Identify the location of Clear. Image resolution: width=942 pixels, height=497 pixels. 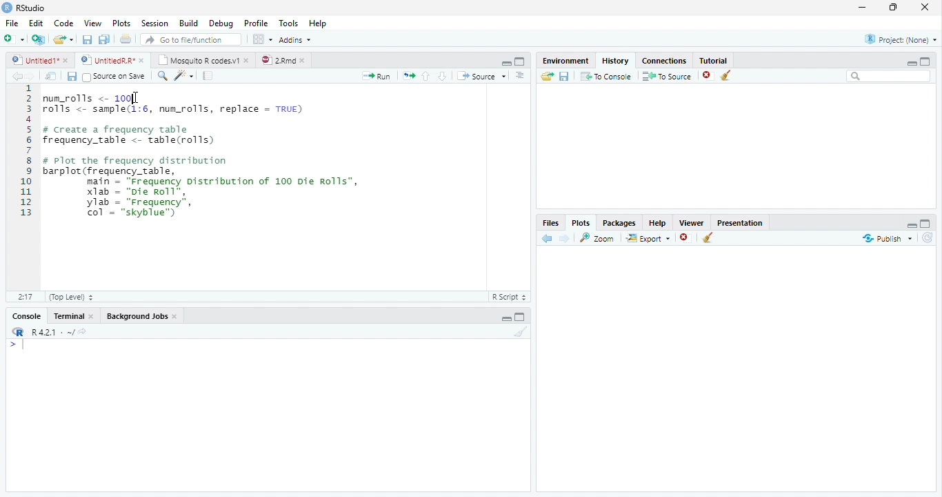
(708, 237).